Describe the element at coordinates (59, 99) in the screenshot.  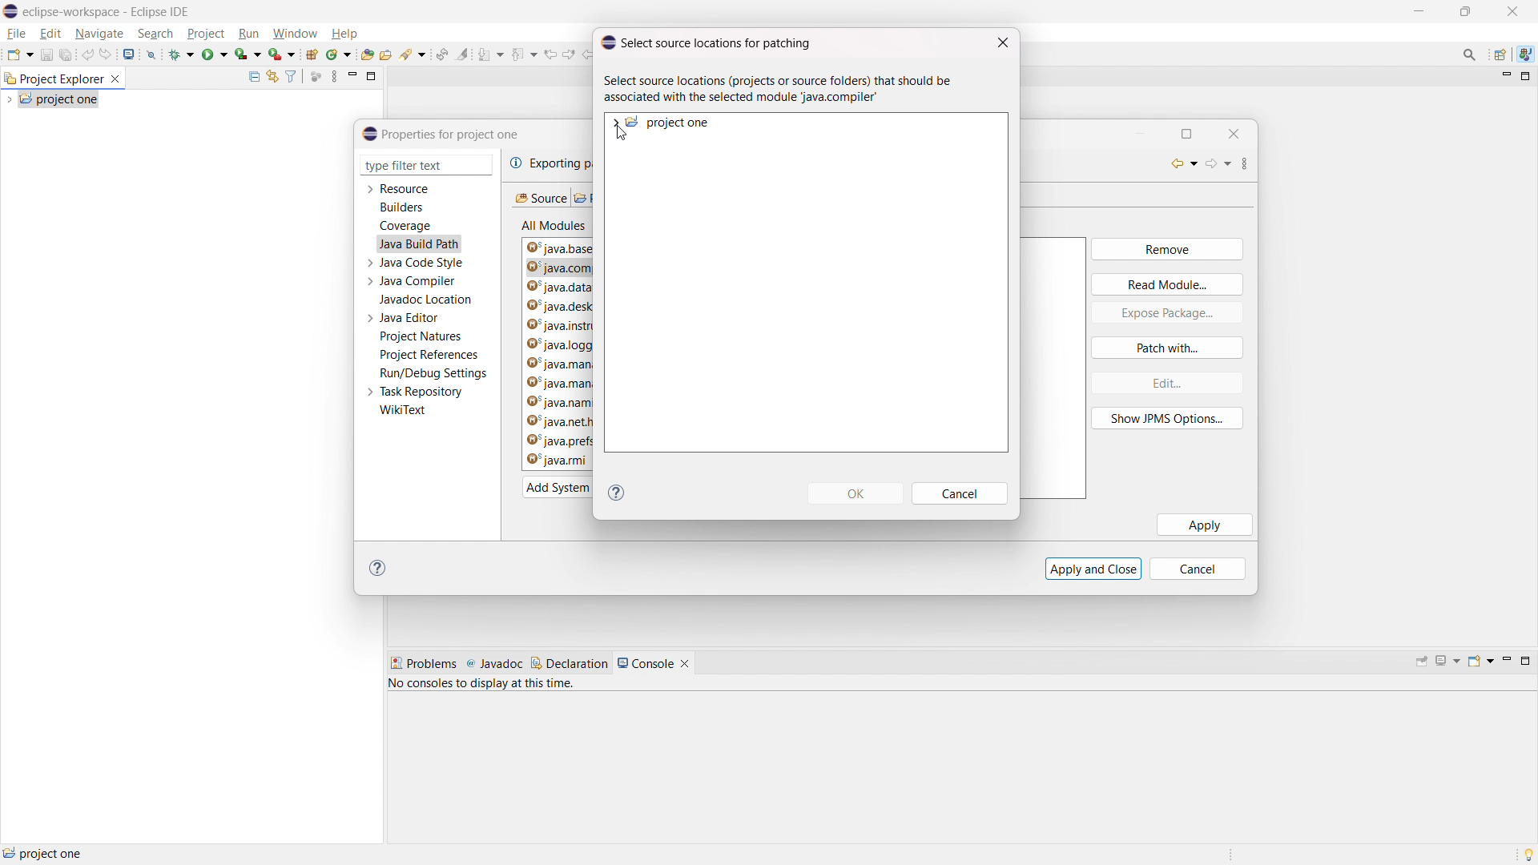
I see `project one` at that location.